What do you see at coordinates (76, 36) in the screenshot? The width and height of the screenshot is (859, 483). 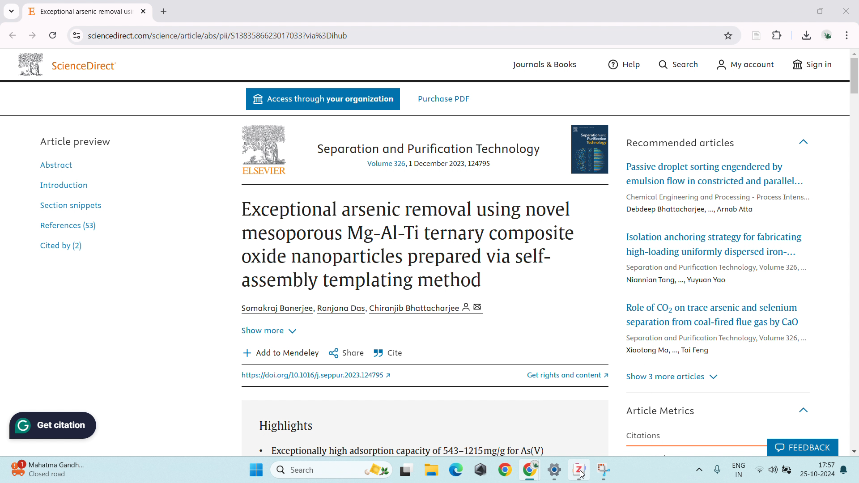 I see `view site information` at bounding box center [76, 36].